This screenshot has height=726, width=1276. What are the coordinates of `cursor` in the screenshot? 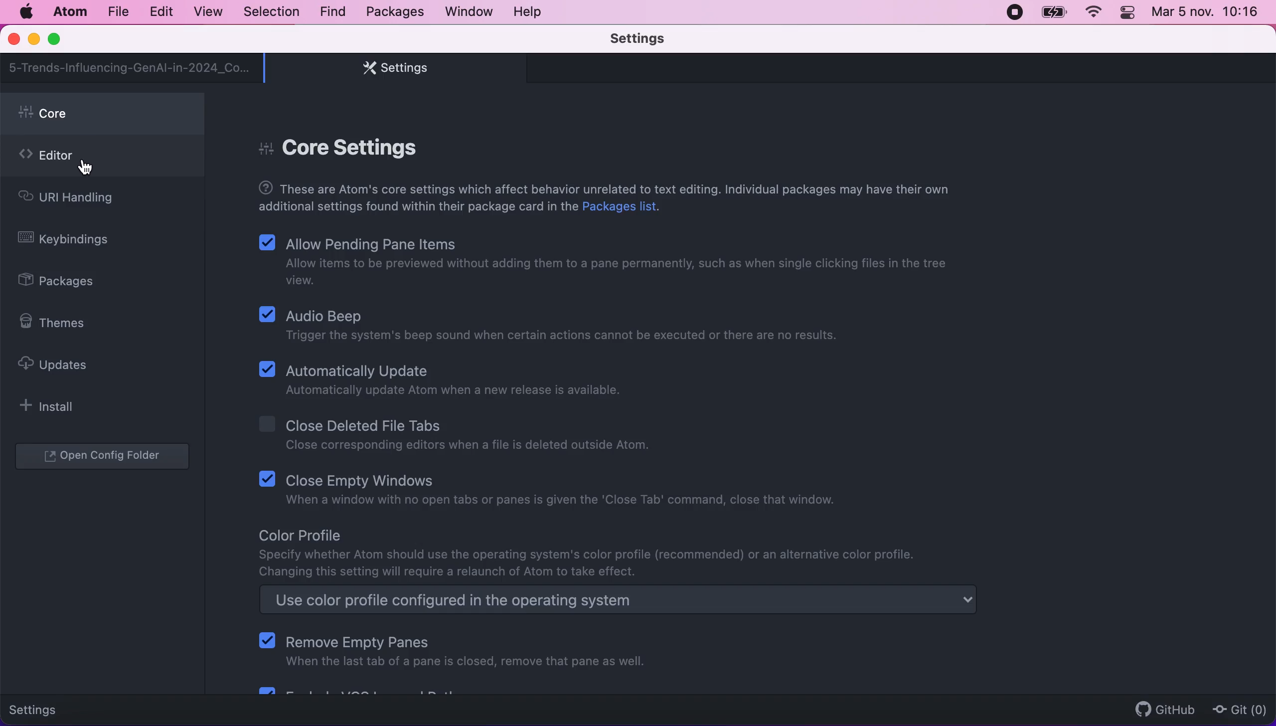 It's located at (87, 166).